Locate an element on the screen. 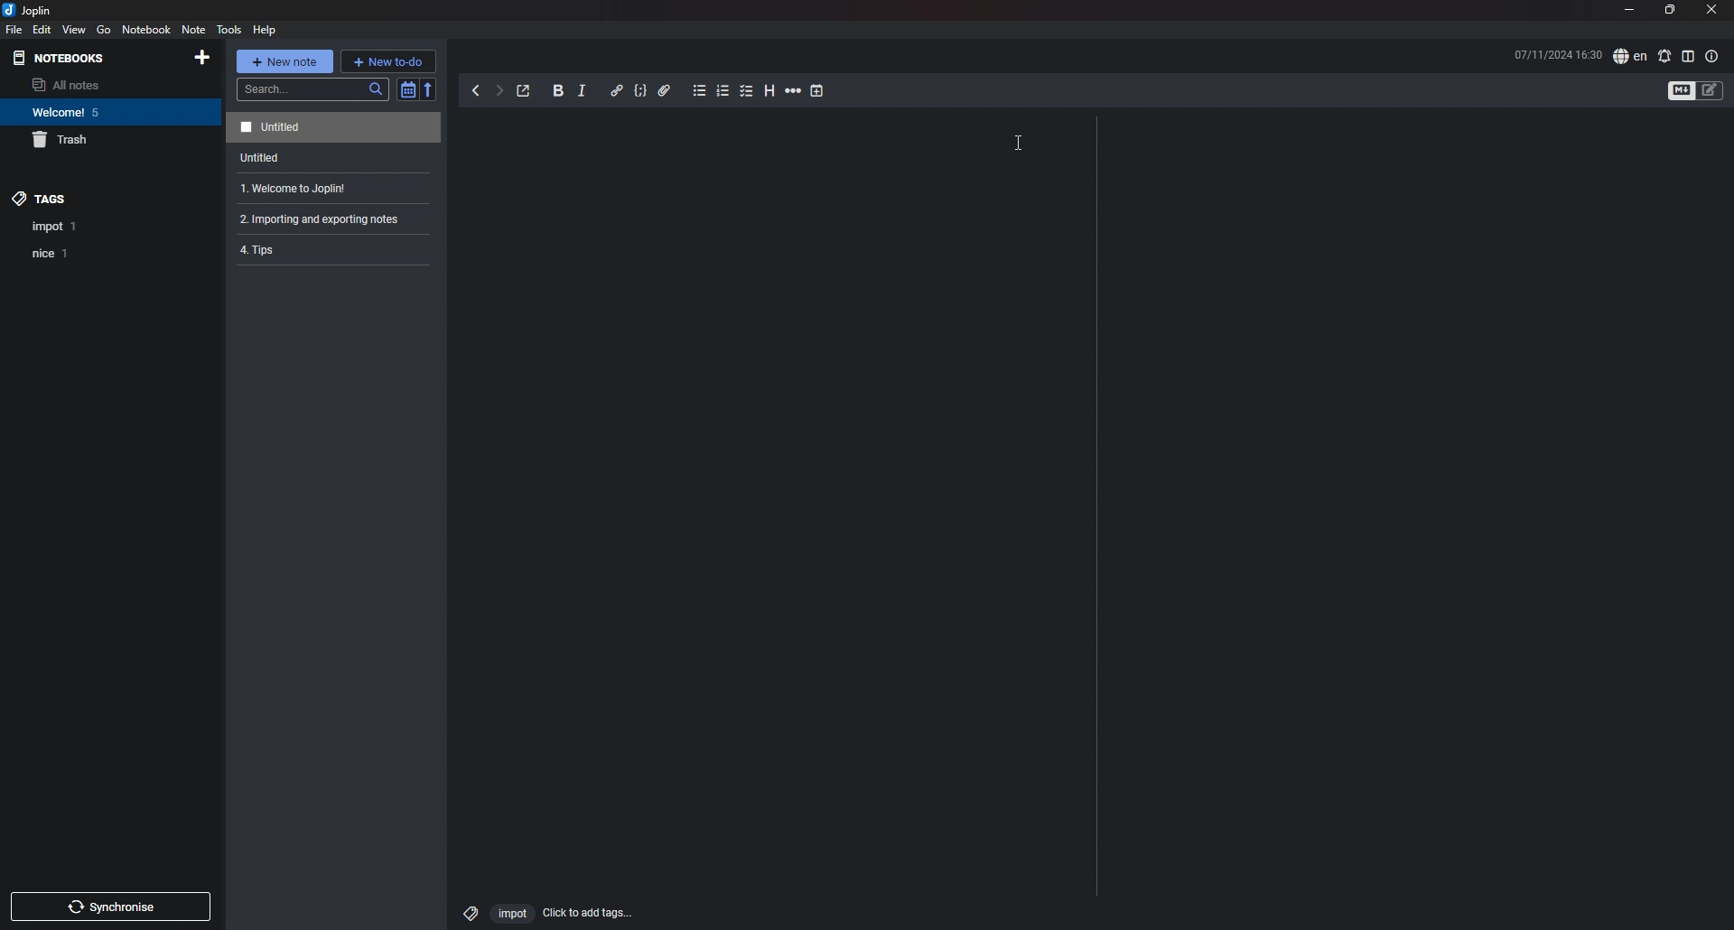 This screenshot has height=930, width=1734. bold is located at coordinates (558, 92).